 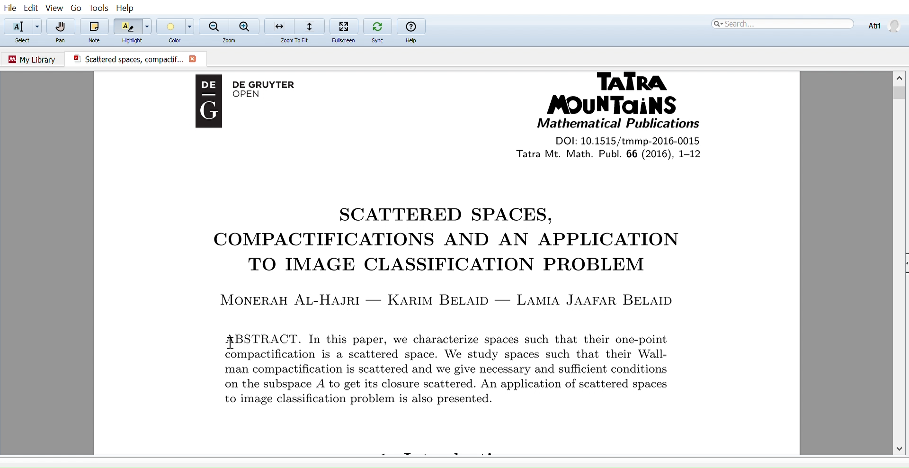 I want to click on De Gruyter OPEN, so click(x=273, y=91).